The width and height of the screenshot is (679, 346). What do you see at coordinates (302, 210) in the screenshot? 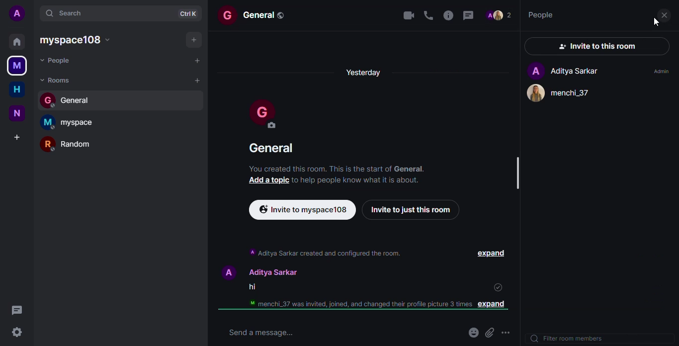
I see `invite to myspace108` at bounding box center [302, 210].